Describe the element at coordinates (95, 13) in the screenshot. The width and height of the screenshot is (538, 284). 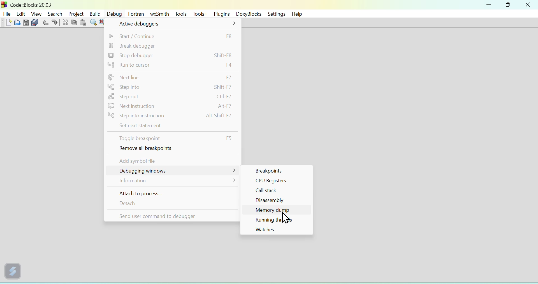
I see `Build` at that location.